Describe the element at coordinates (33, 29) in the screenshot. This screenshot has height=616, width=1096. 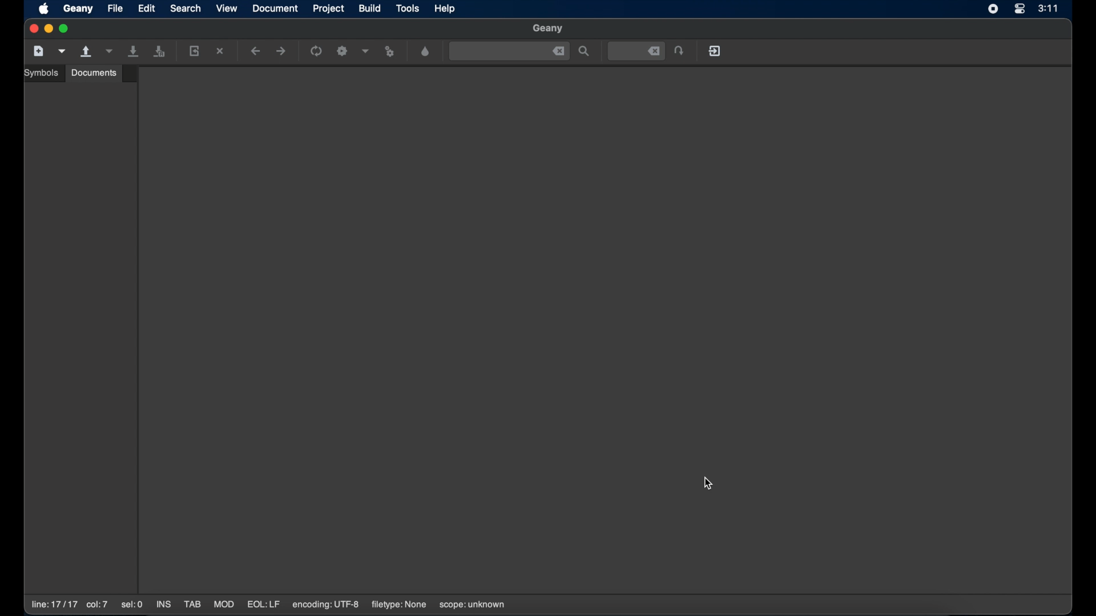
I see `close` at that location.